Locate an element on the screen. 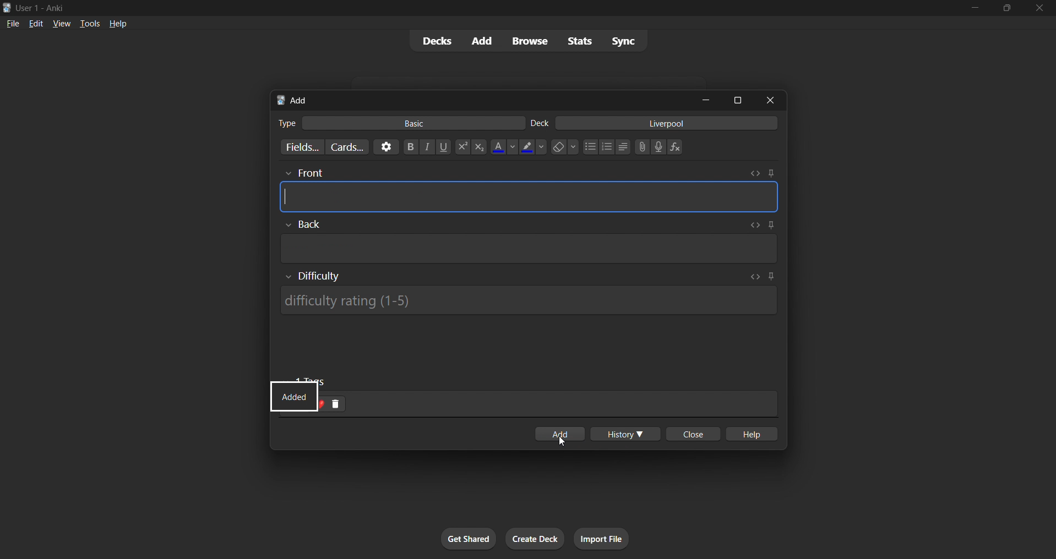  file is located at coordinates (10, 23).